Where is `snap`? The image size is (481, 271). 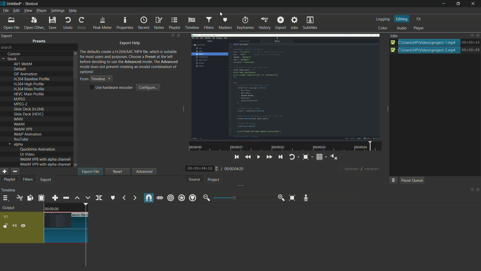 snap is located at coordinates (149, 198).